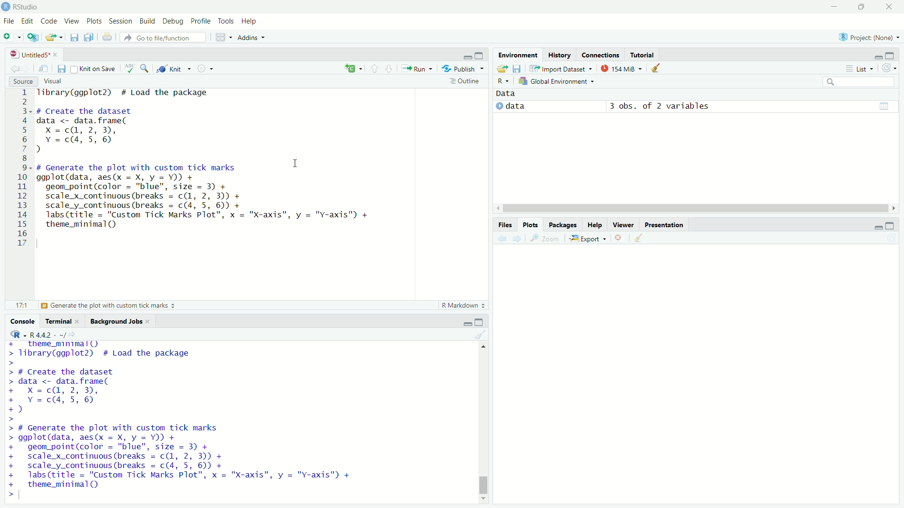 This screenshot has width=904, height=508. I want to click on R 4.4.2 . ~/, so click(49, 334).